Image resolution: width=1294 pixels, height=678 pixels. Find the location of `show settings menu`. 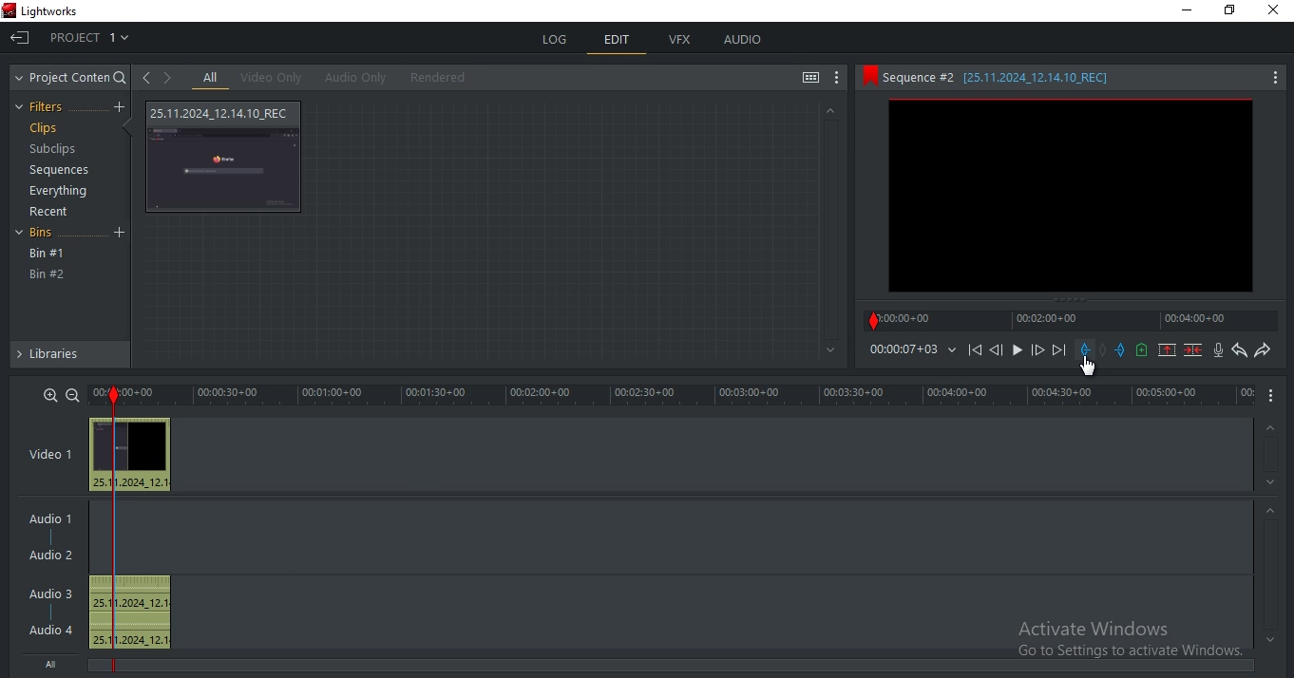

show settings menu is located at coordinates (838, 80).